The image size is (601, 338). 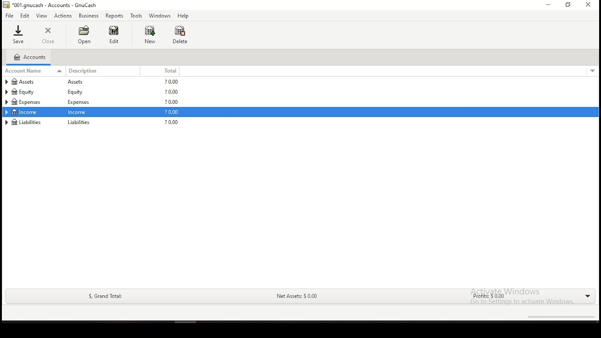 I want to click on descrtiption, so click(x=105, y=71).